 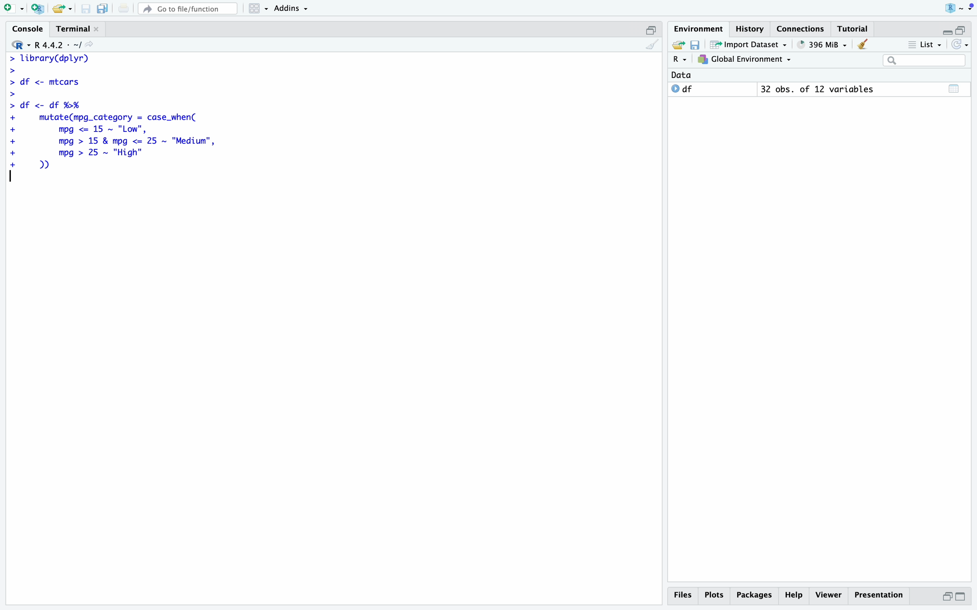 What do you see at coordinates (90, 44) in the screenshot?
I see `share icon` at bounding box center [90, 44].